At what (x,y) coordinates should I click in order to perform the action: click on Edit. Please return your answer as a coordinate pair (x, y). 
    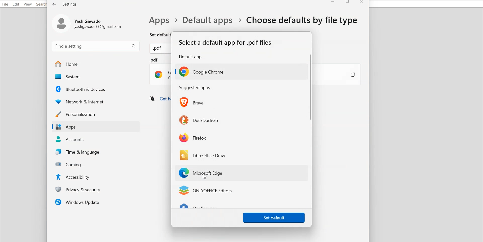
    Looking at the image, I should click on (16, 4).